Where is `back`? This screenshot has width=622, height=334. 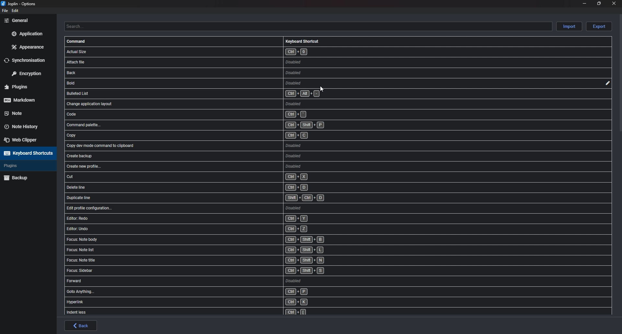
back is located at coordinates (81, 326).